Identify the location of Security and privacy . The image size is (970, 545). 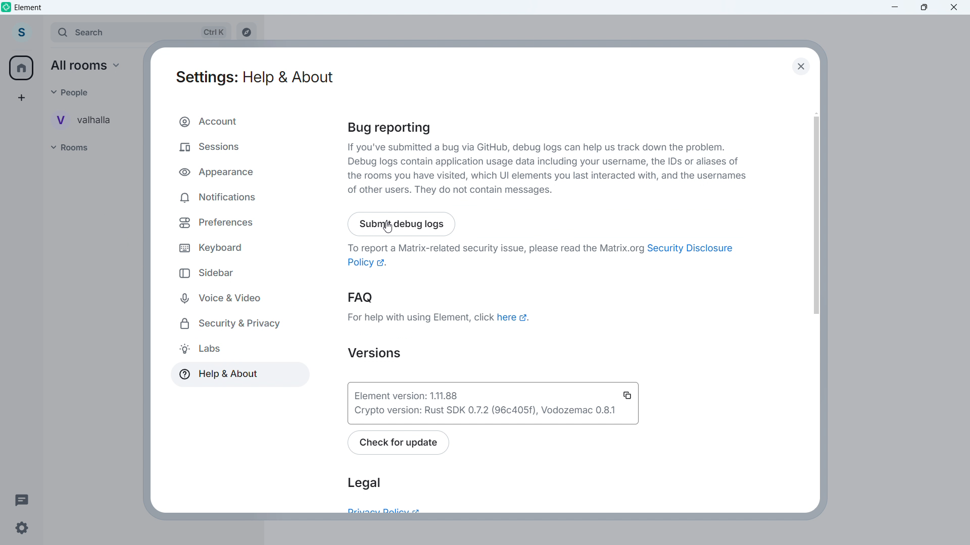
(234, 324).